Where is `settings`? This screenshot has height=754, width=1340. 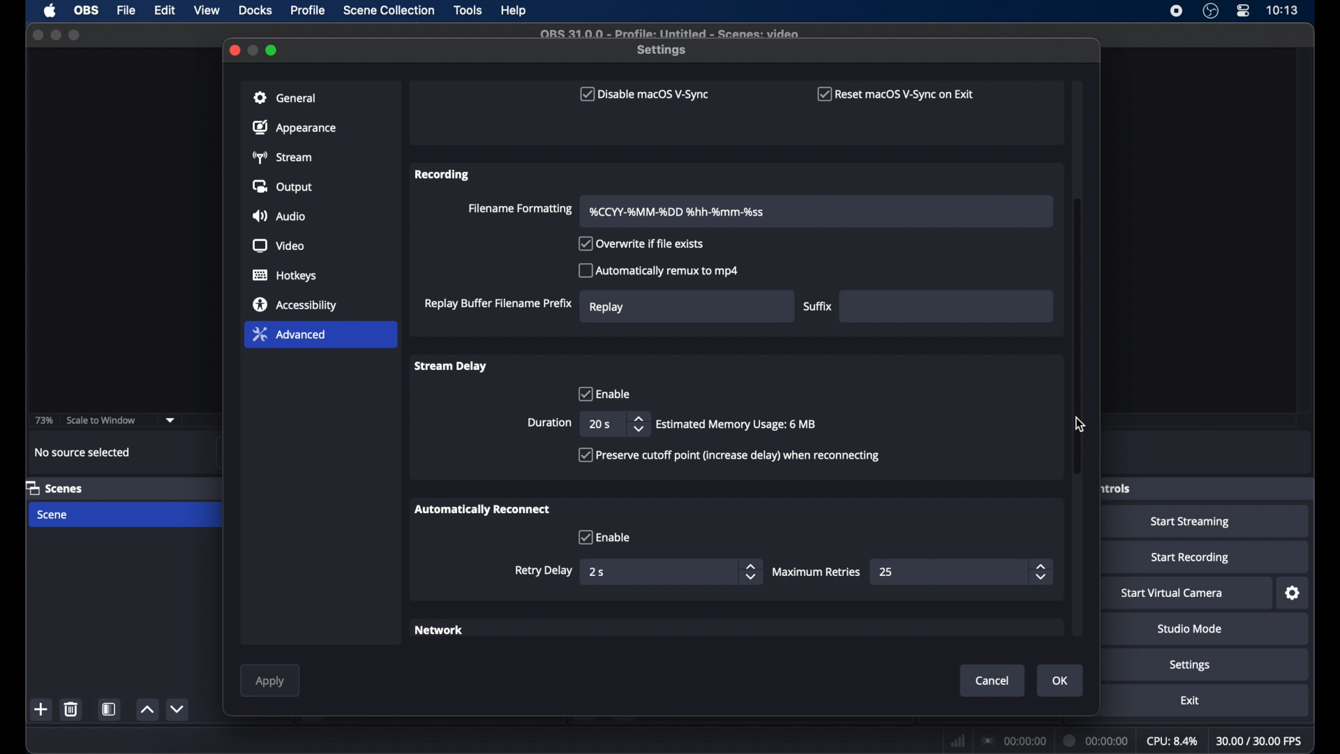
settings is located at coordinates (663, 50).